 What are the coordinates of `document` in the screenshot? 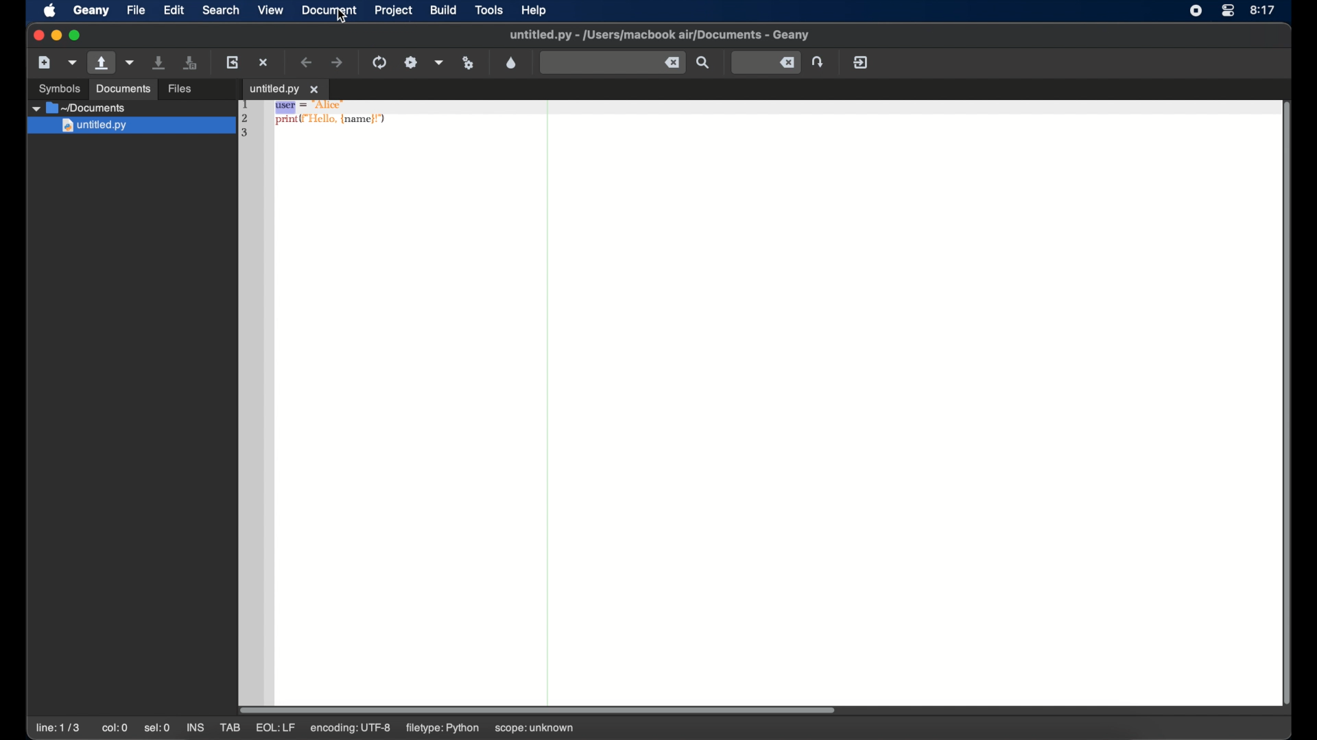 It's located at (329, 10).